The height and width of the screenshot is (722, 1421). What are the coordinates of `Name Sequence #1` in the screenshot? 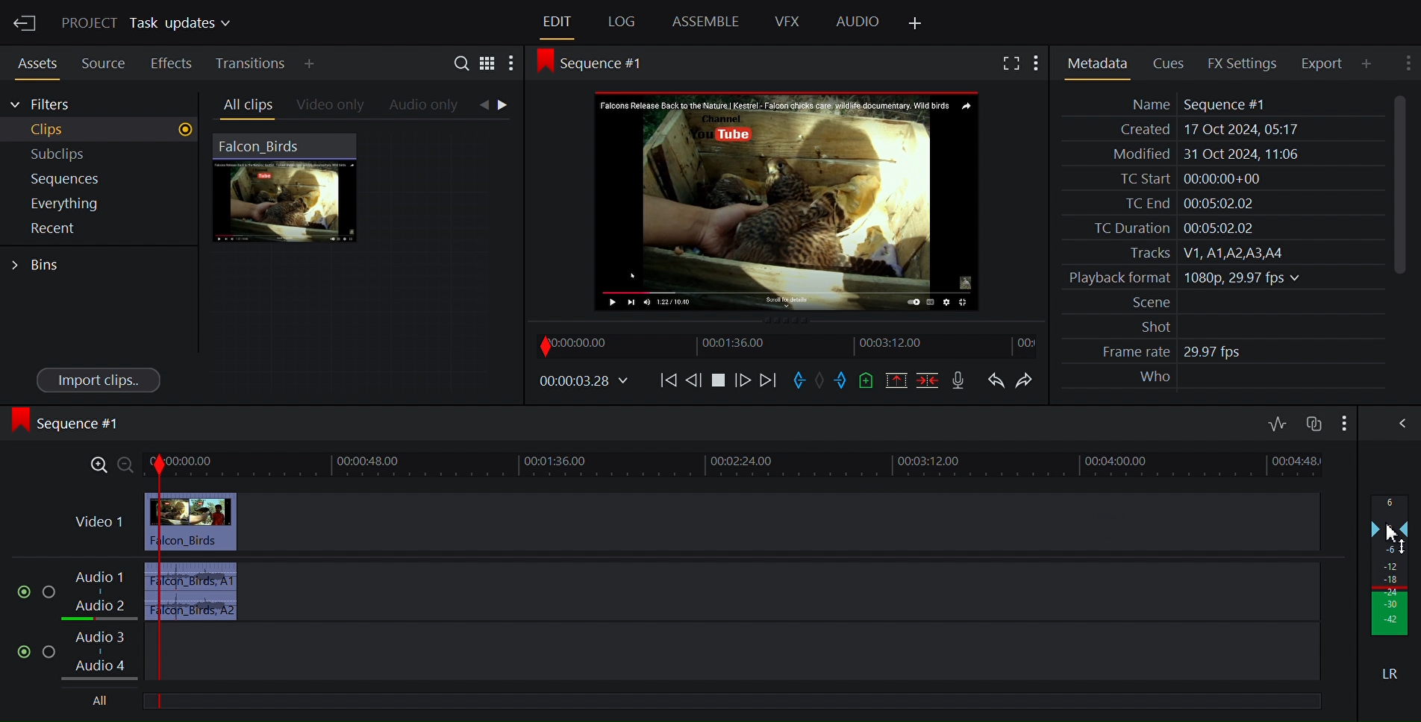 It's located at (1190, 104).